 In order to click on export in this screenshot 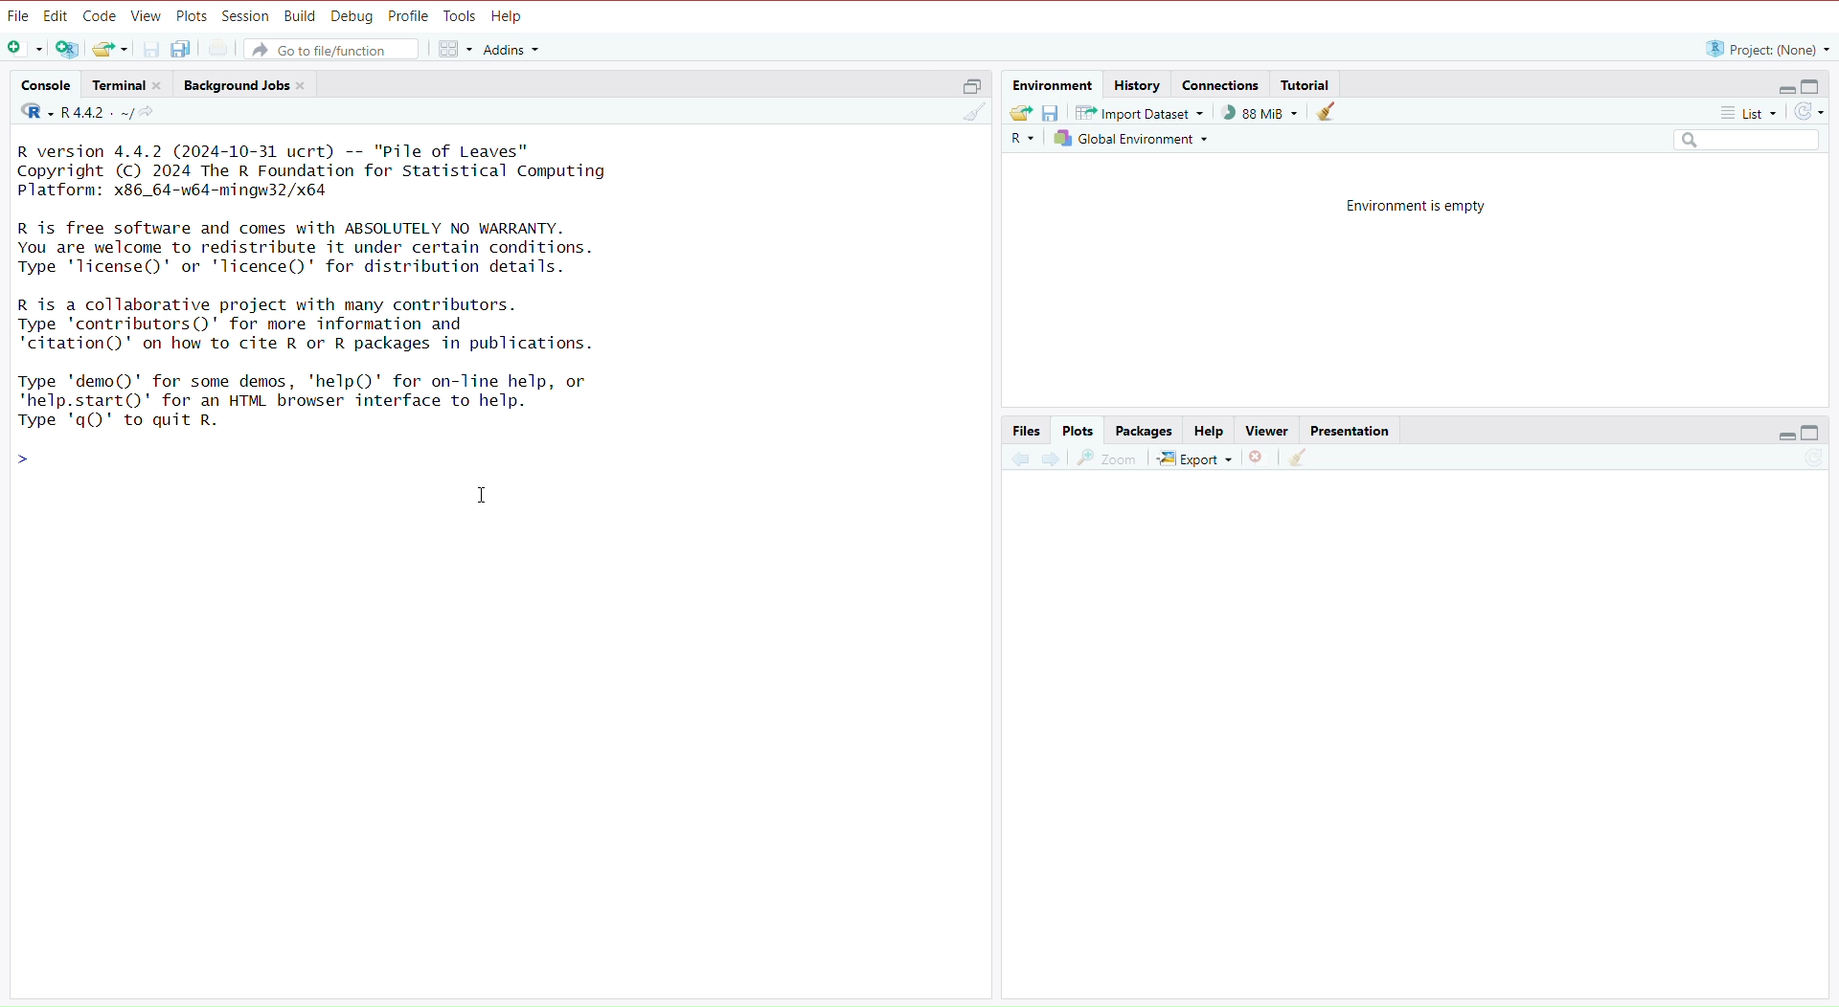, I will do `click(1193, 460)`.